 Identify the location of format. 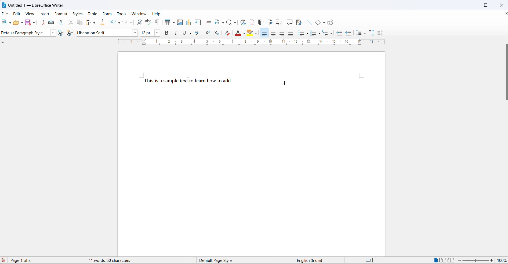
(61, 14).